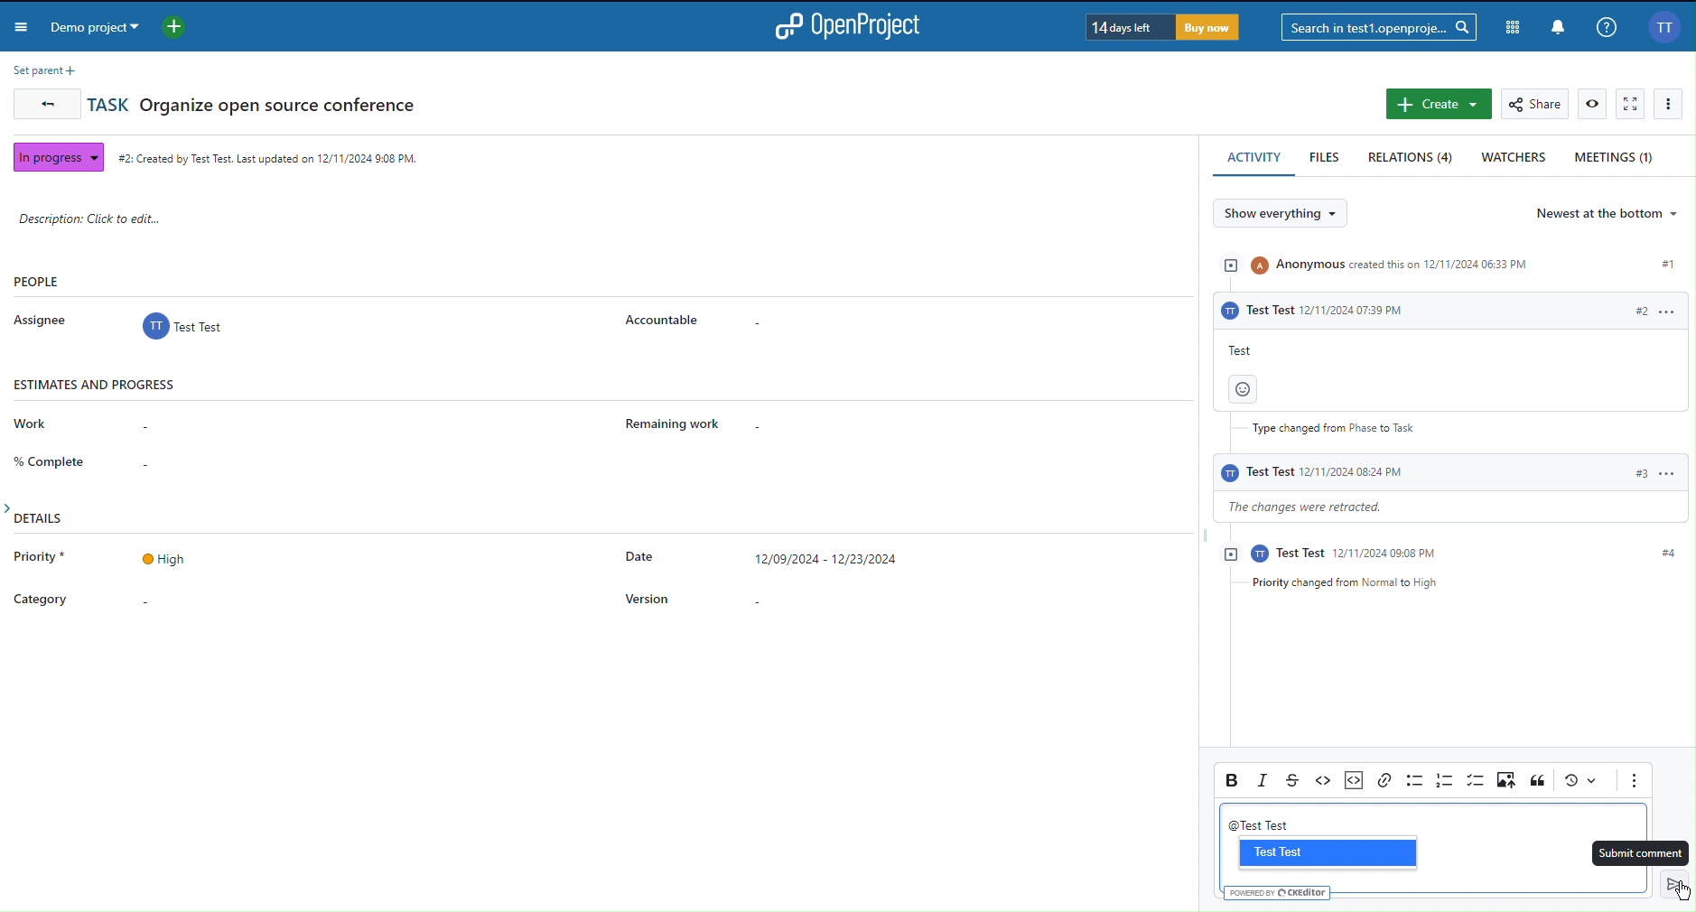 The image size is (1696, 912). What do you see at coordinates (1682, 891) in the screenshot?
I see `Cursor` at bounding box center [1682, 891].